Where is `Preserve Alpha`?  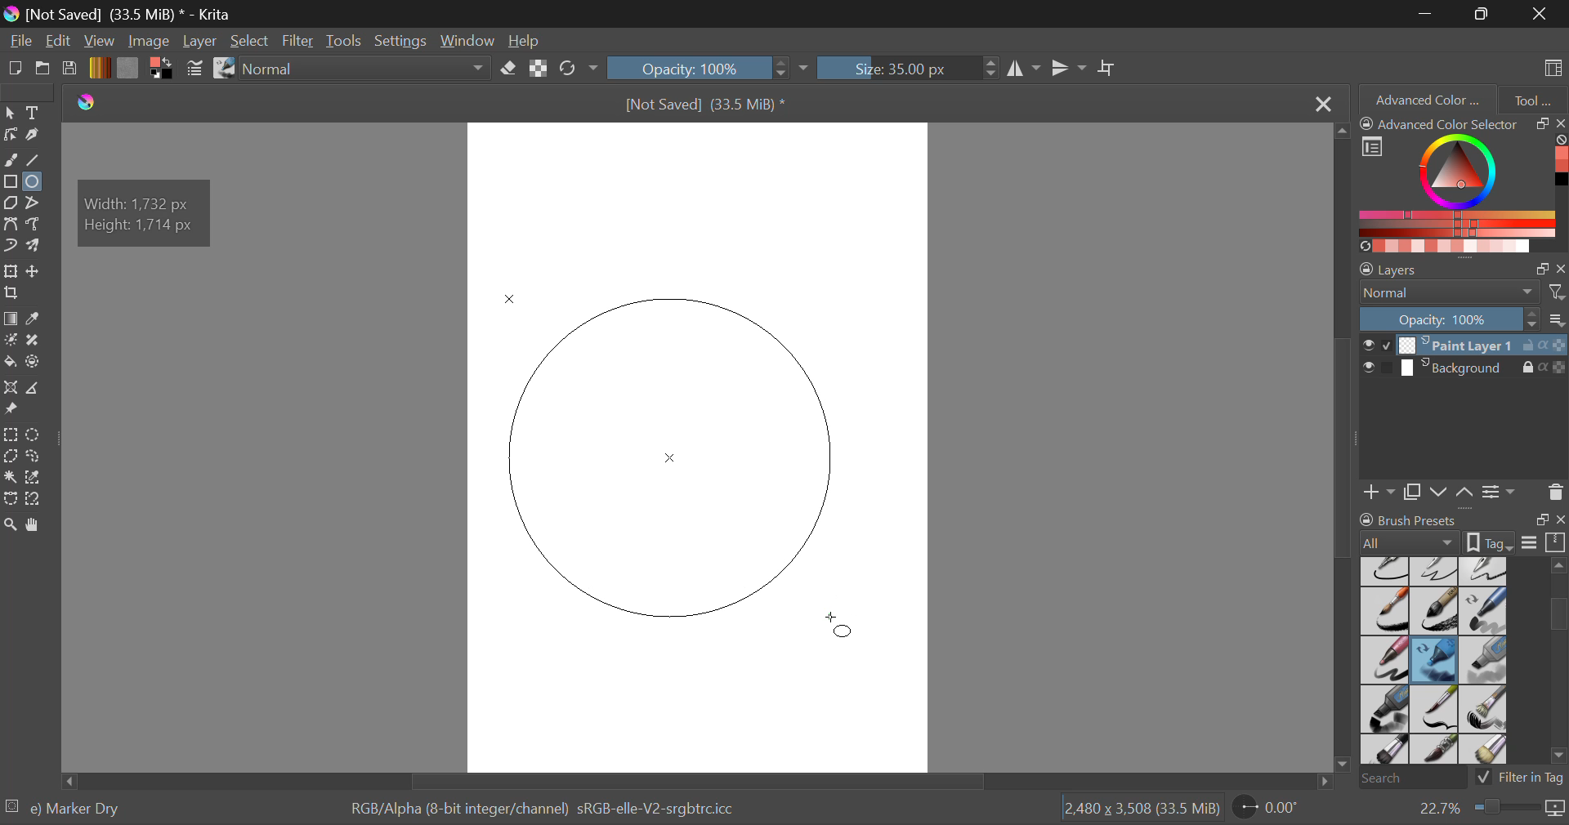 Preserve Alpha is located at coordinates (538, 69).